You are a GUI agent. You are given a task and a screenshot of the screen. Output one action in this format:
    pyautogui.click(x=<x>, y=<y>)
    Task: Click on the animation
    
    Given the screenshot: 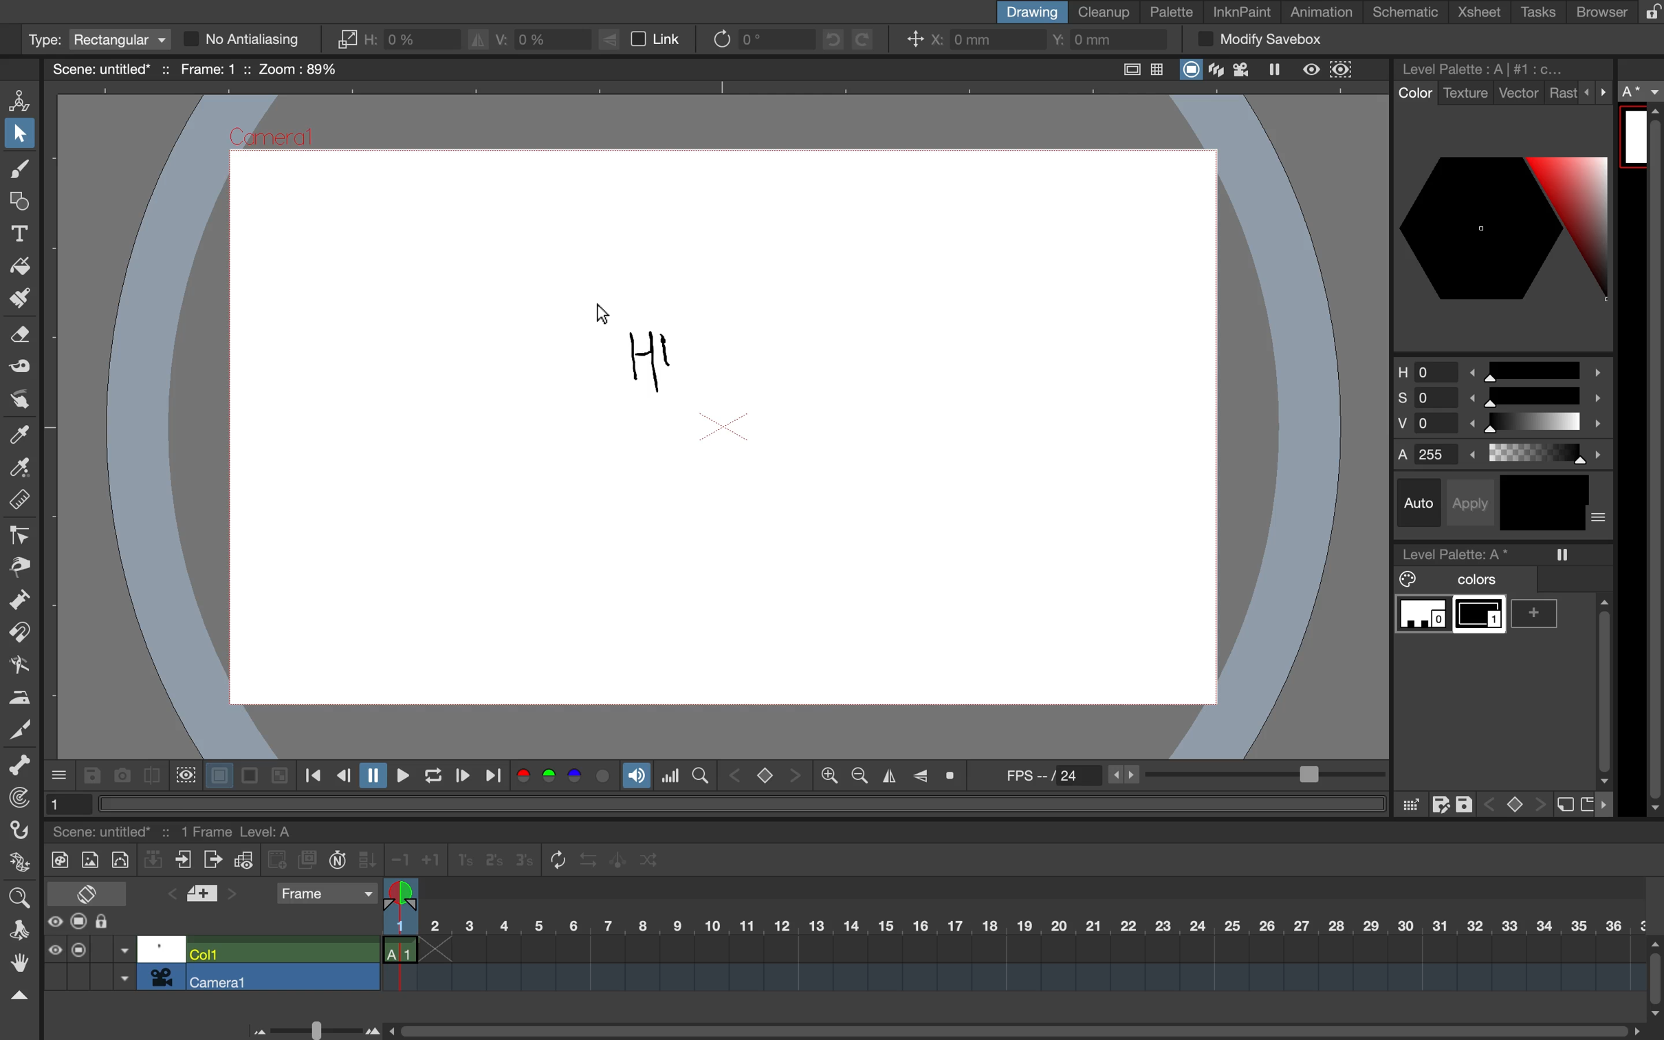 What is the action you would take?
    pyautogui.click(x=1327, y=13)
    